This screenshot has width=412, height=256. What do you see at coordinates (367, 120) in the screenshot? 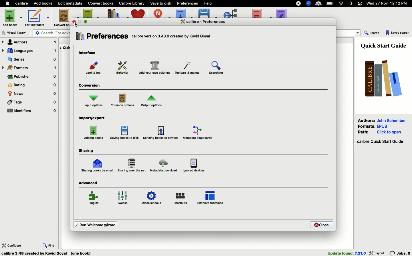
I see `Authors` at bounding box center [367, 120].